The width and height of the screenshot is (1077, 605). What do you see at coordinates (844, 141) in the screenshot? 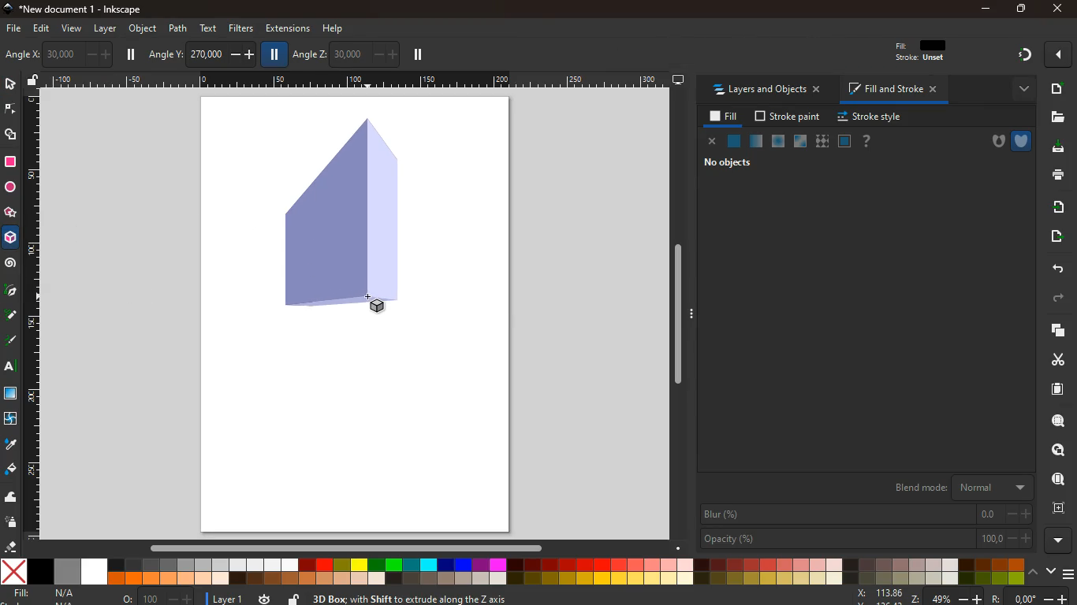
I see `frame` at bounding box center [844, 141].